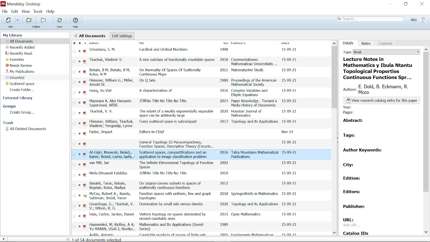 This screenshot has height=242, width=430. I want to click on Unsorted, so click(17, 77).